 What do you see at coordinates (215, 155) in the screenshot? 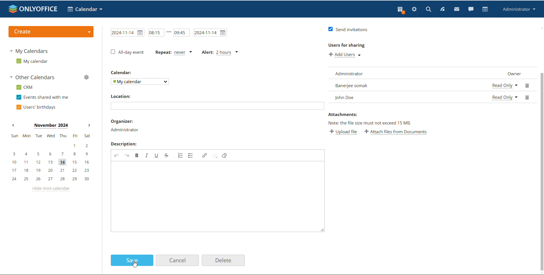
I see `Unlink` at bounding box center [215, 155].